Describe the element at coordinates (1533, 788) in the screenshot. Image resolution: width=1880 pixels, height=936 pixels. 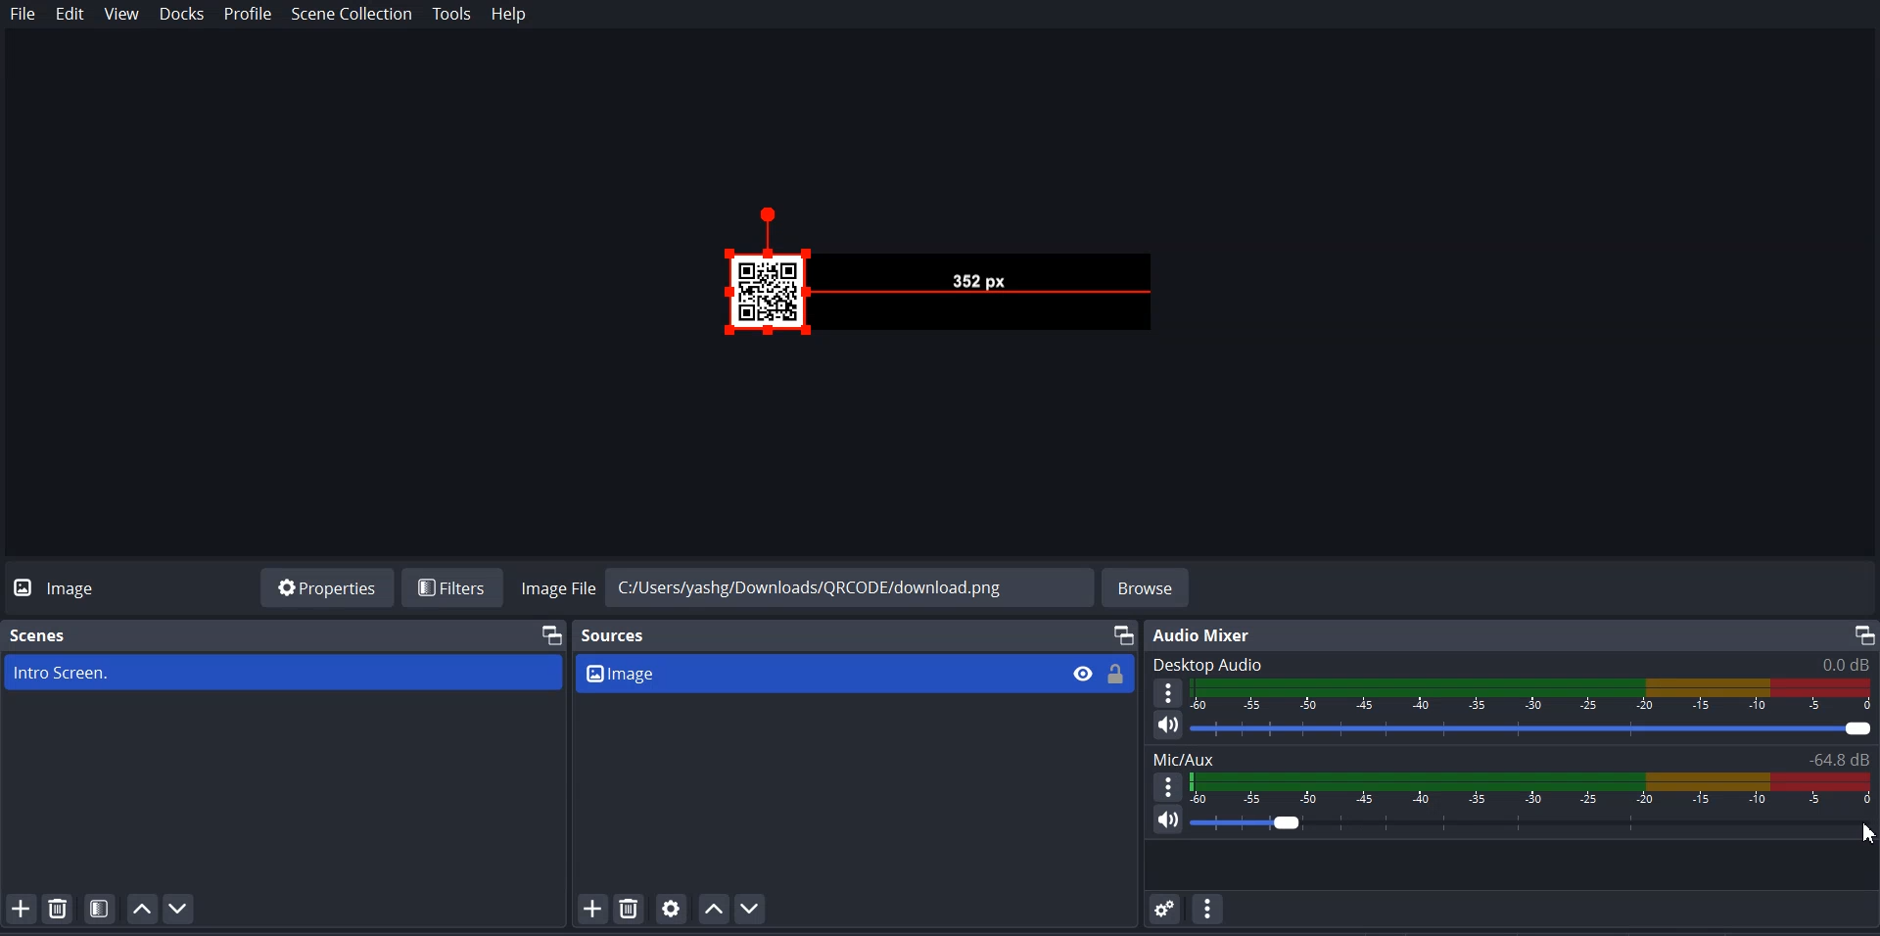
I see `Volume Indicators` at that location.